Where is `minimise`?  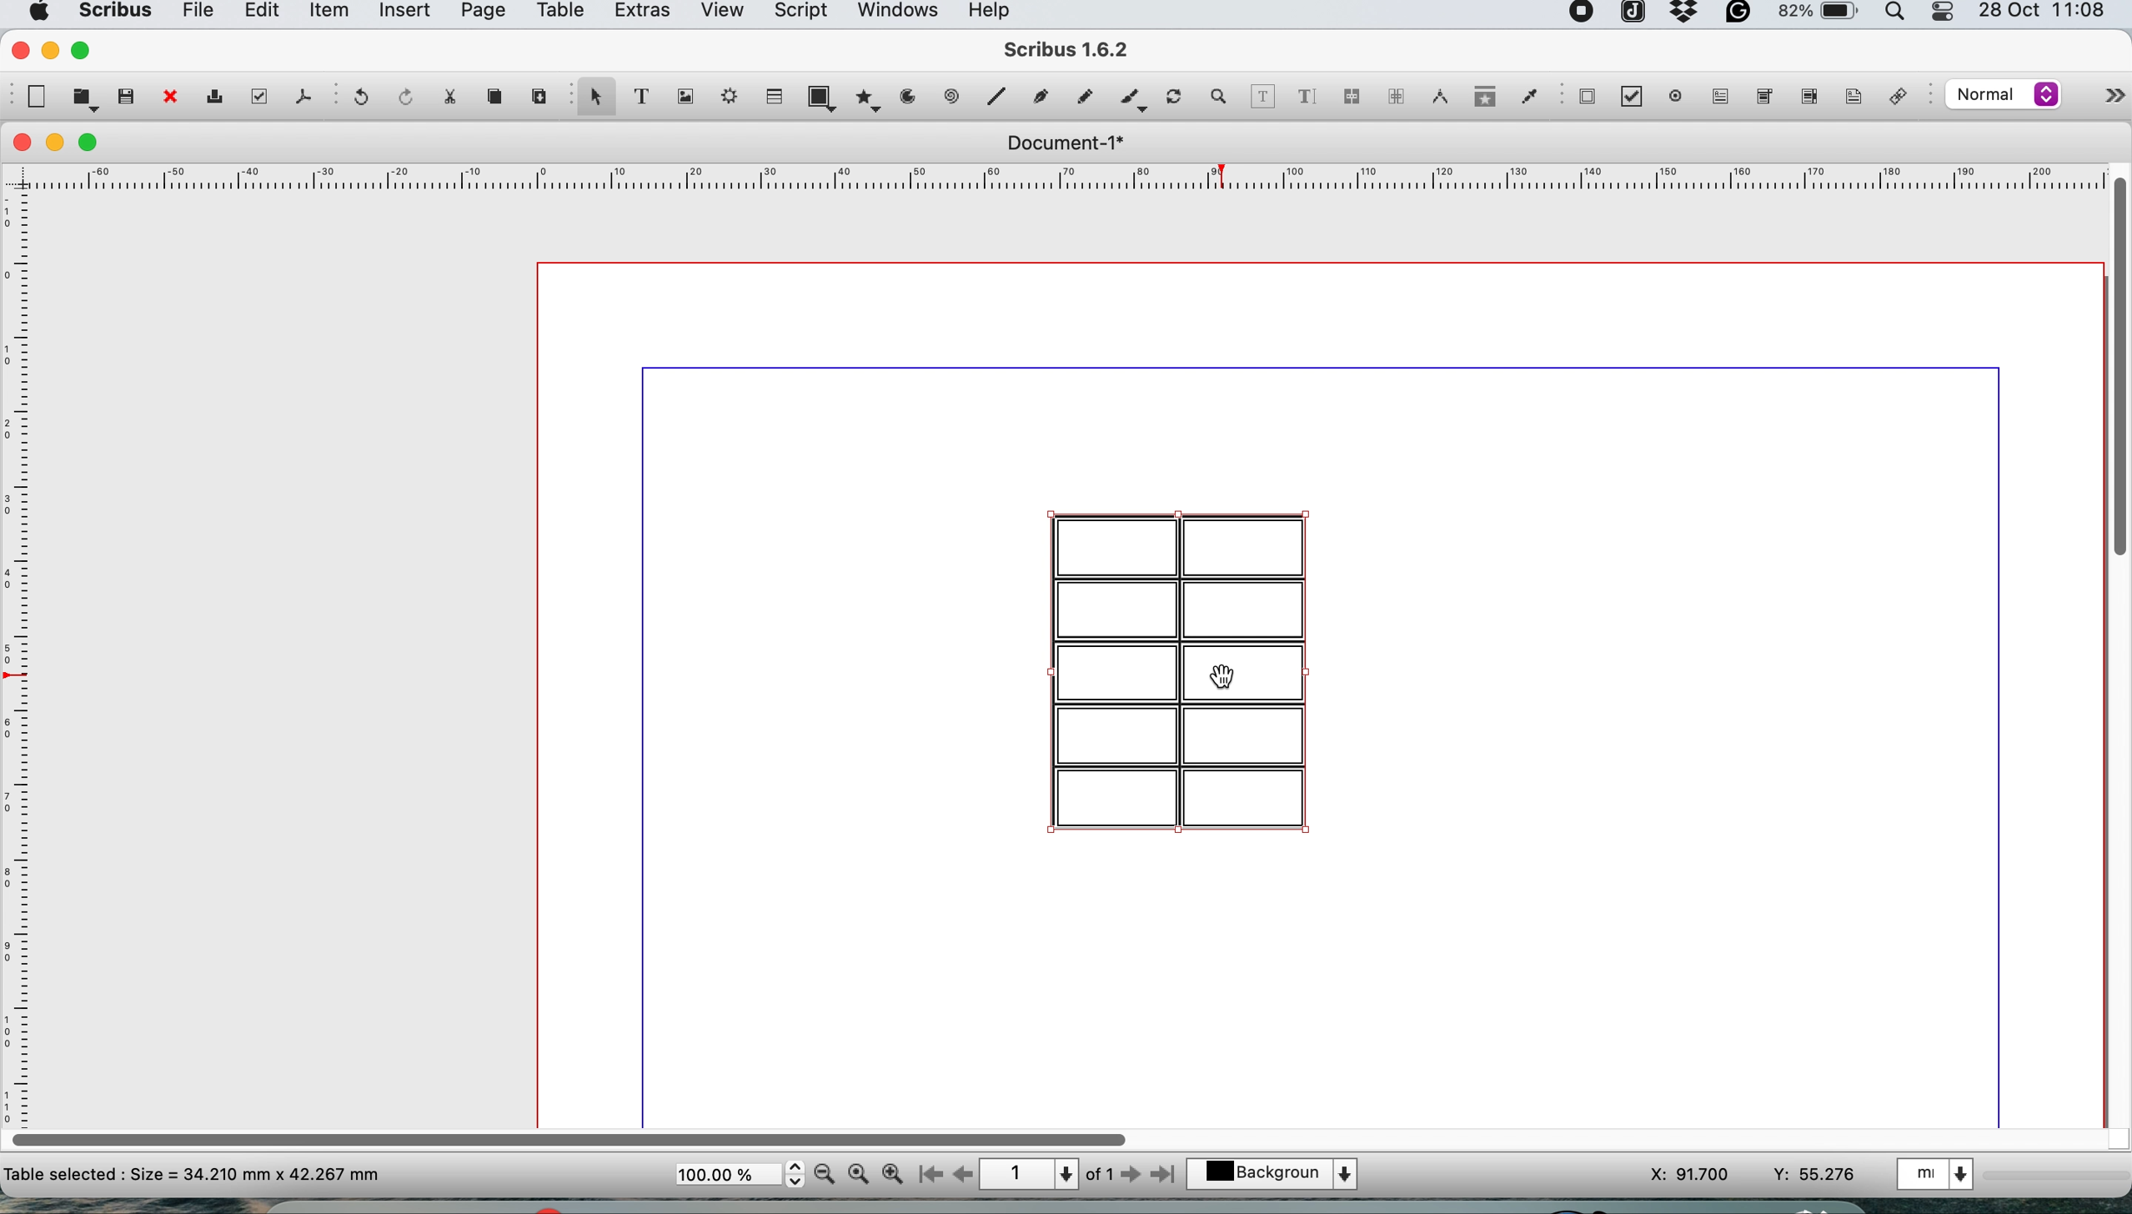
minimise is located at coordinates (49, 50).